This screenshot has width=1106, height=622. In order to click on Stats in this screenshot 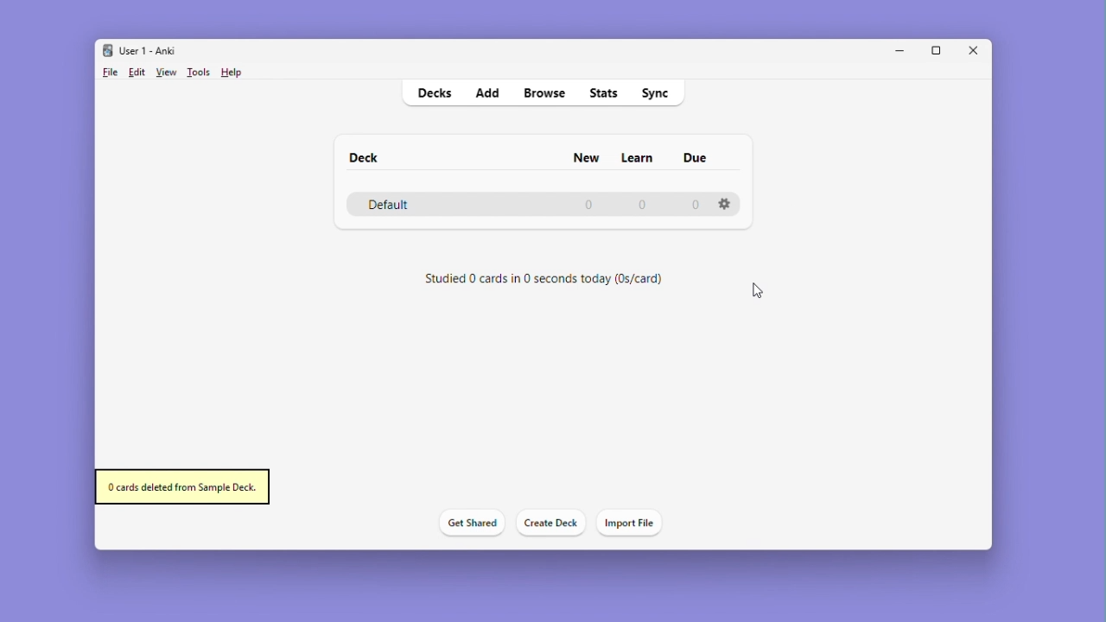, I will do `click(606, 92)`.